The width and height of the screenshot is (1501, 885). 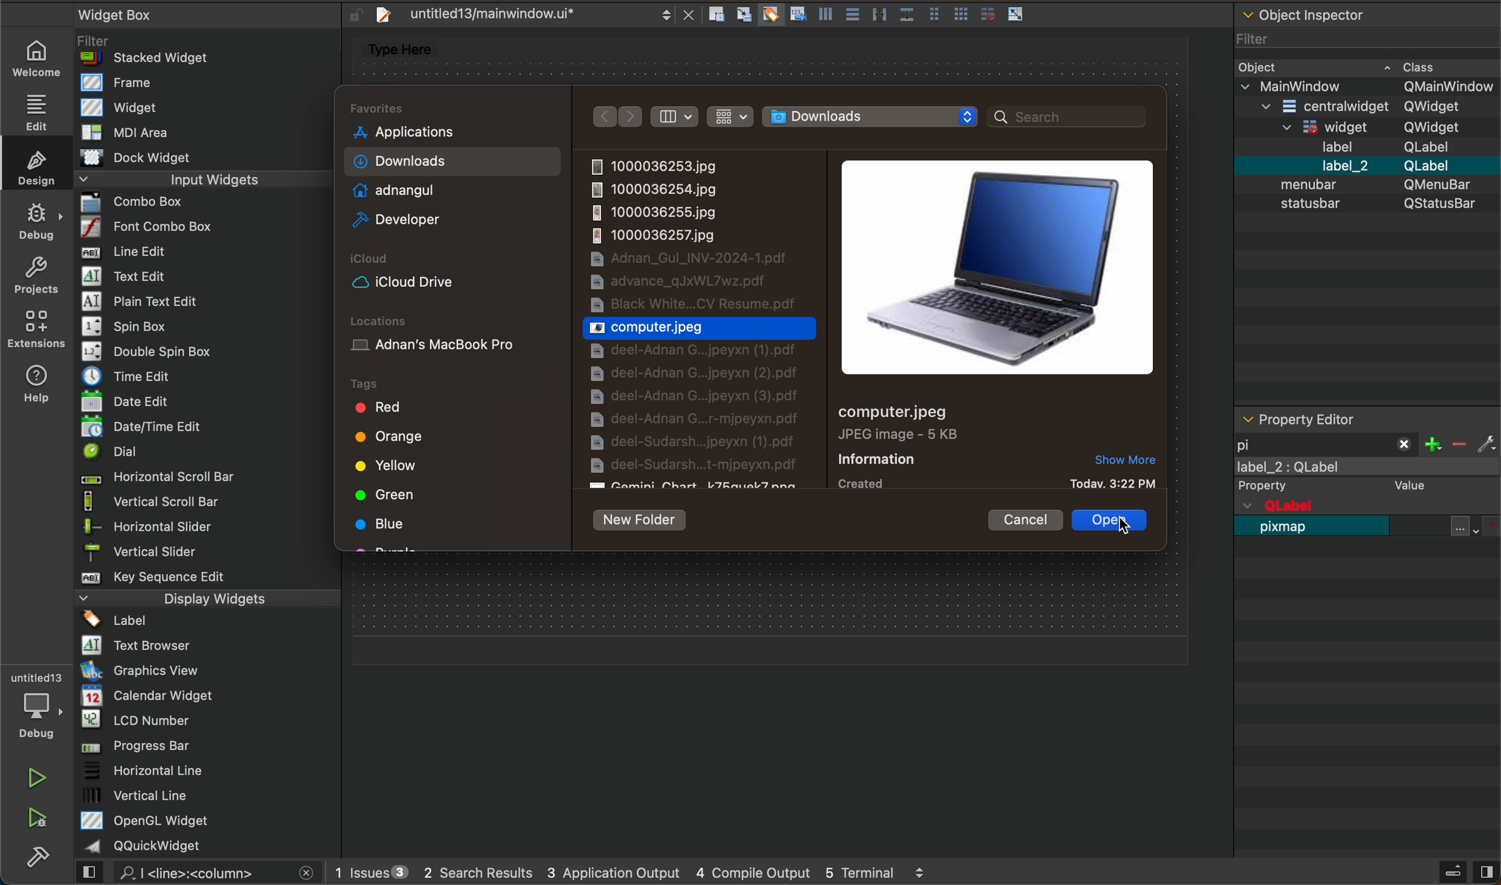 I want to click on next, so click(x=630, y=117).